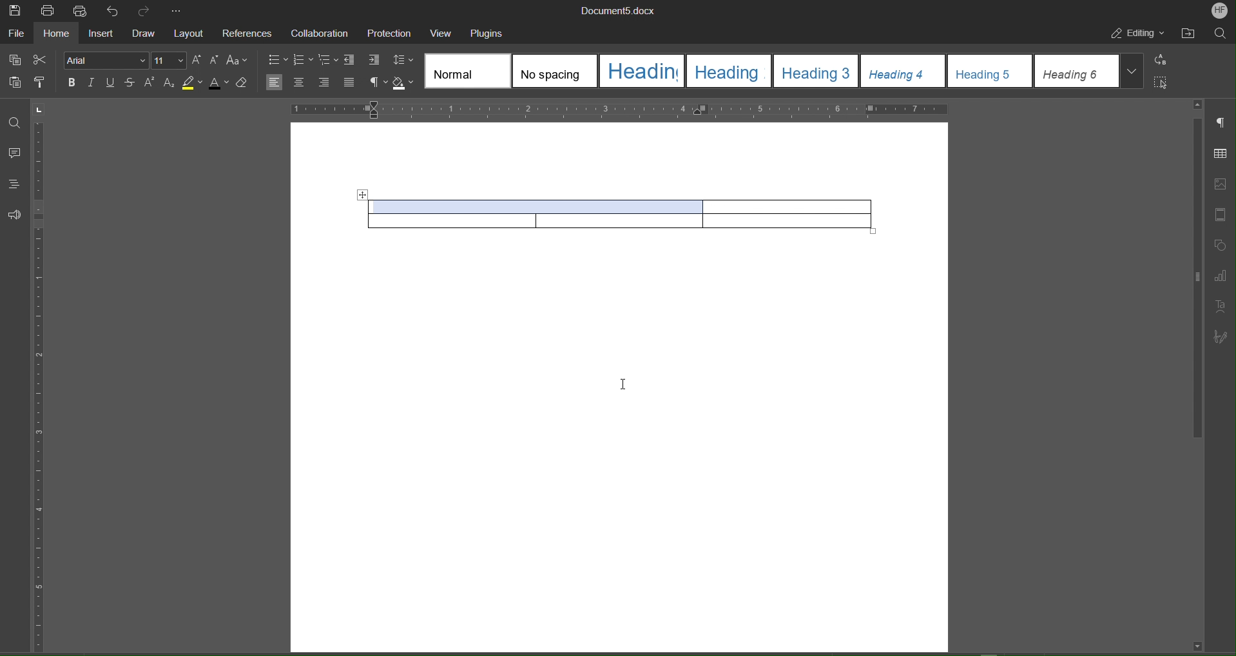  I want to click on scroll down, so click(1197, 646).